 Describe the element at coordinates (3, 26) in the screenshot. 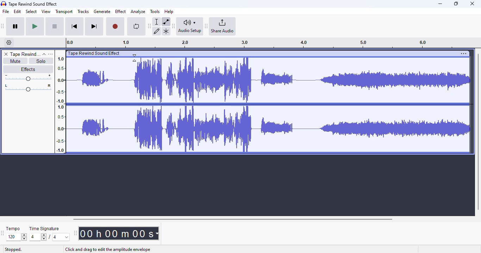

I see `Move audacity transport toolbar` at that location.